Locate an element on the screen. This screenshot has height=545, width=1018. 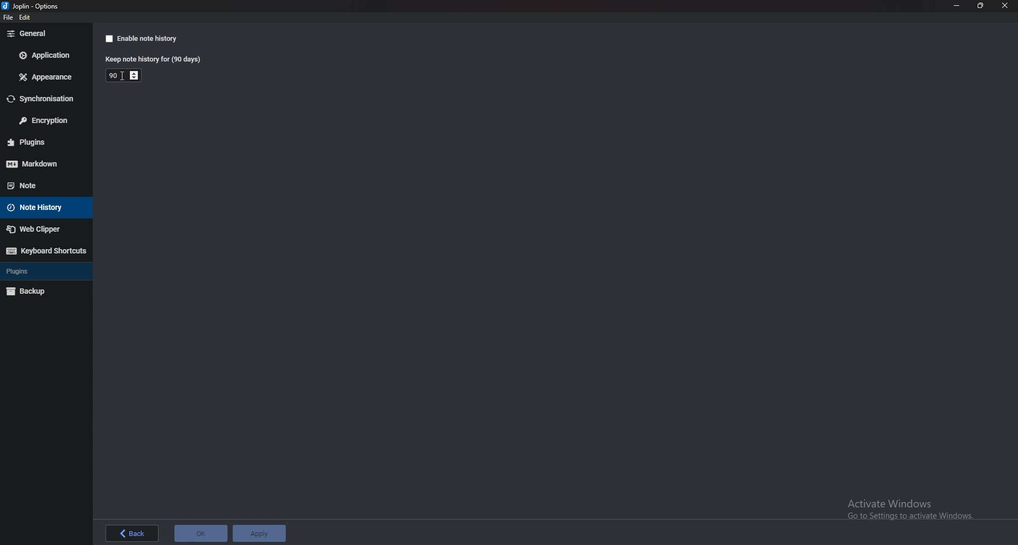
file is located at coordinates (6, 18).